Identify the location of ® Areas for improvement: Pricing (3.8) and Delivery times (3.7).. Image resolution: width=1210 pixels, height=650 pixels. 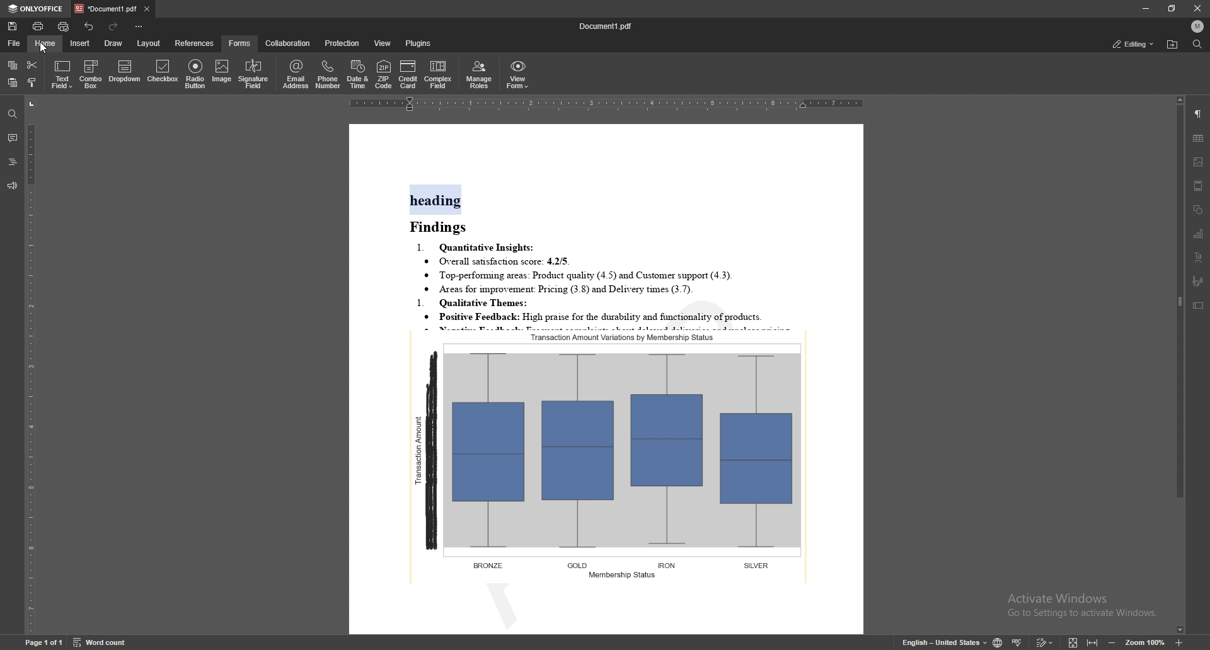
(559, 289).